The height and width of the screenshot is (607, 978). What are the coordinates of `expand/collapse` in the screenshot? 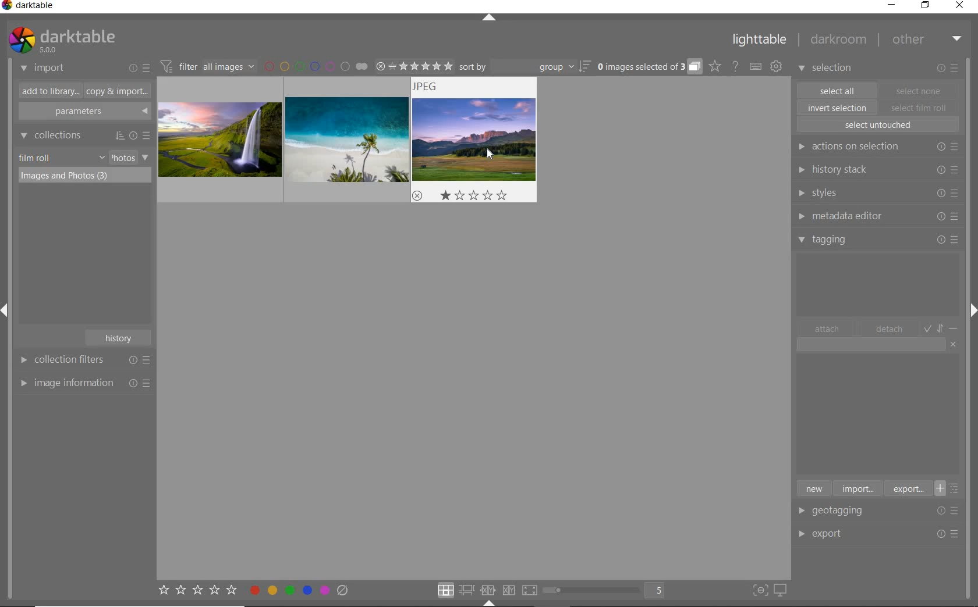 It's located at (488, 19).